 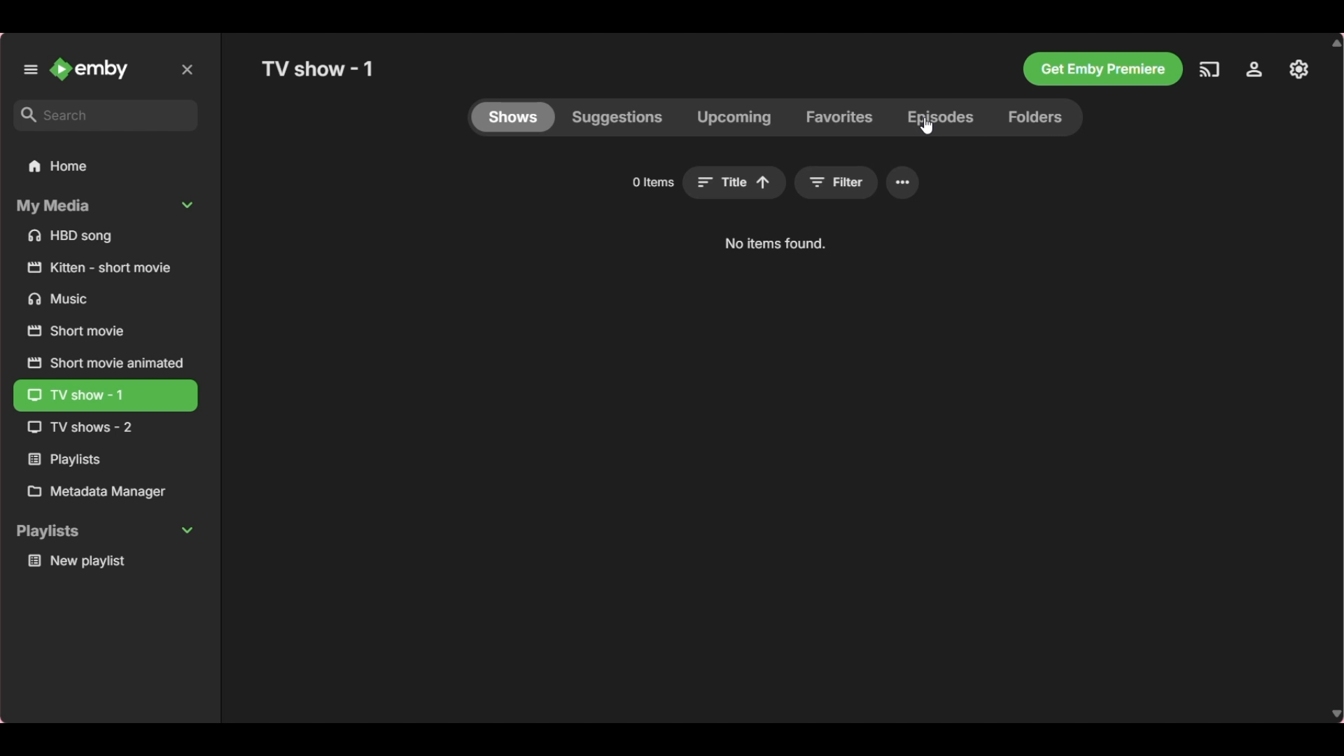 I want to click on Home folder, current selection highlighted, so click(x=105, y=167).